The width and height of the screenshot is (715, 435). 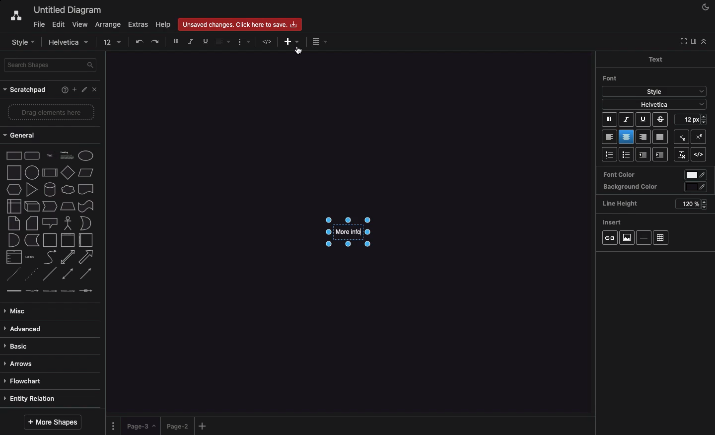 I want to click on rectangle, so click(x=14, y=155).